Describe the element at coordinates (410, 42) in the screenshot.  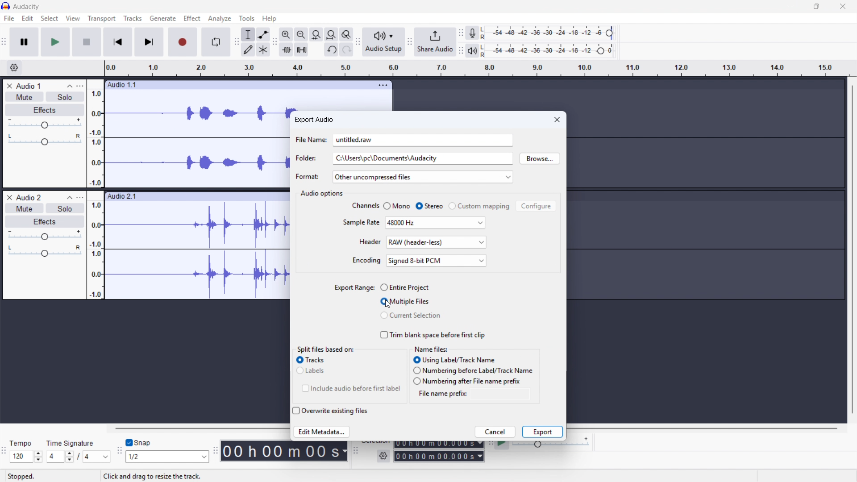
I see `Share audio toolbar` at that location.